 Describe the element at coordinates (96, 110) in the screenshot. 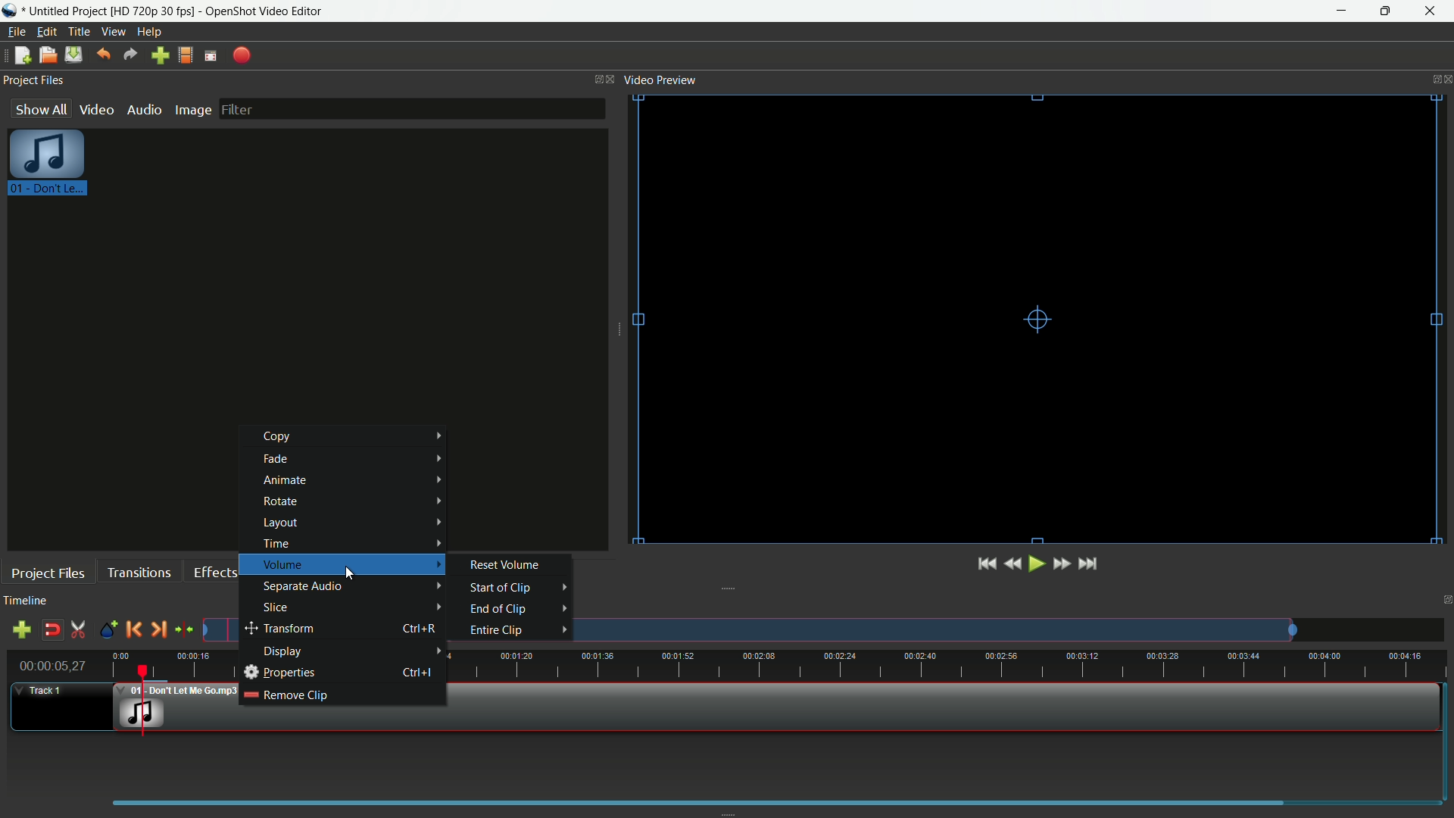

I see `video` at that location.